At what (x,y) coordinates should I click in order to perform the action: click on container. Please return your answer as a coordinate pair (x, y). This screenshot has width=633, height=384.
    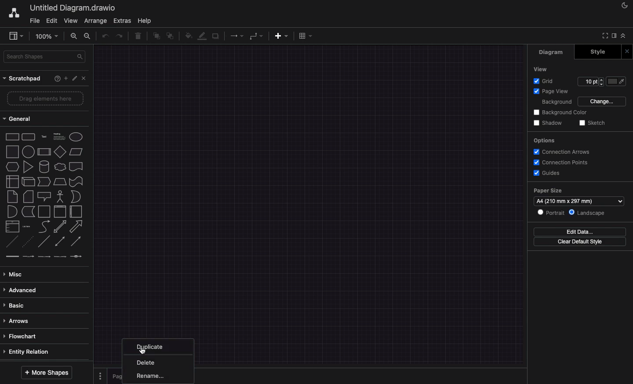
    Looking at the image, I should click on (44, 212).